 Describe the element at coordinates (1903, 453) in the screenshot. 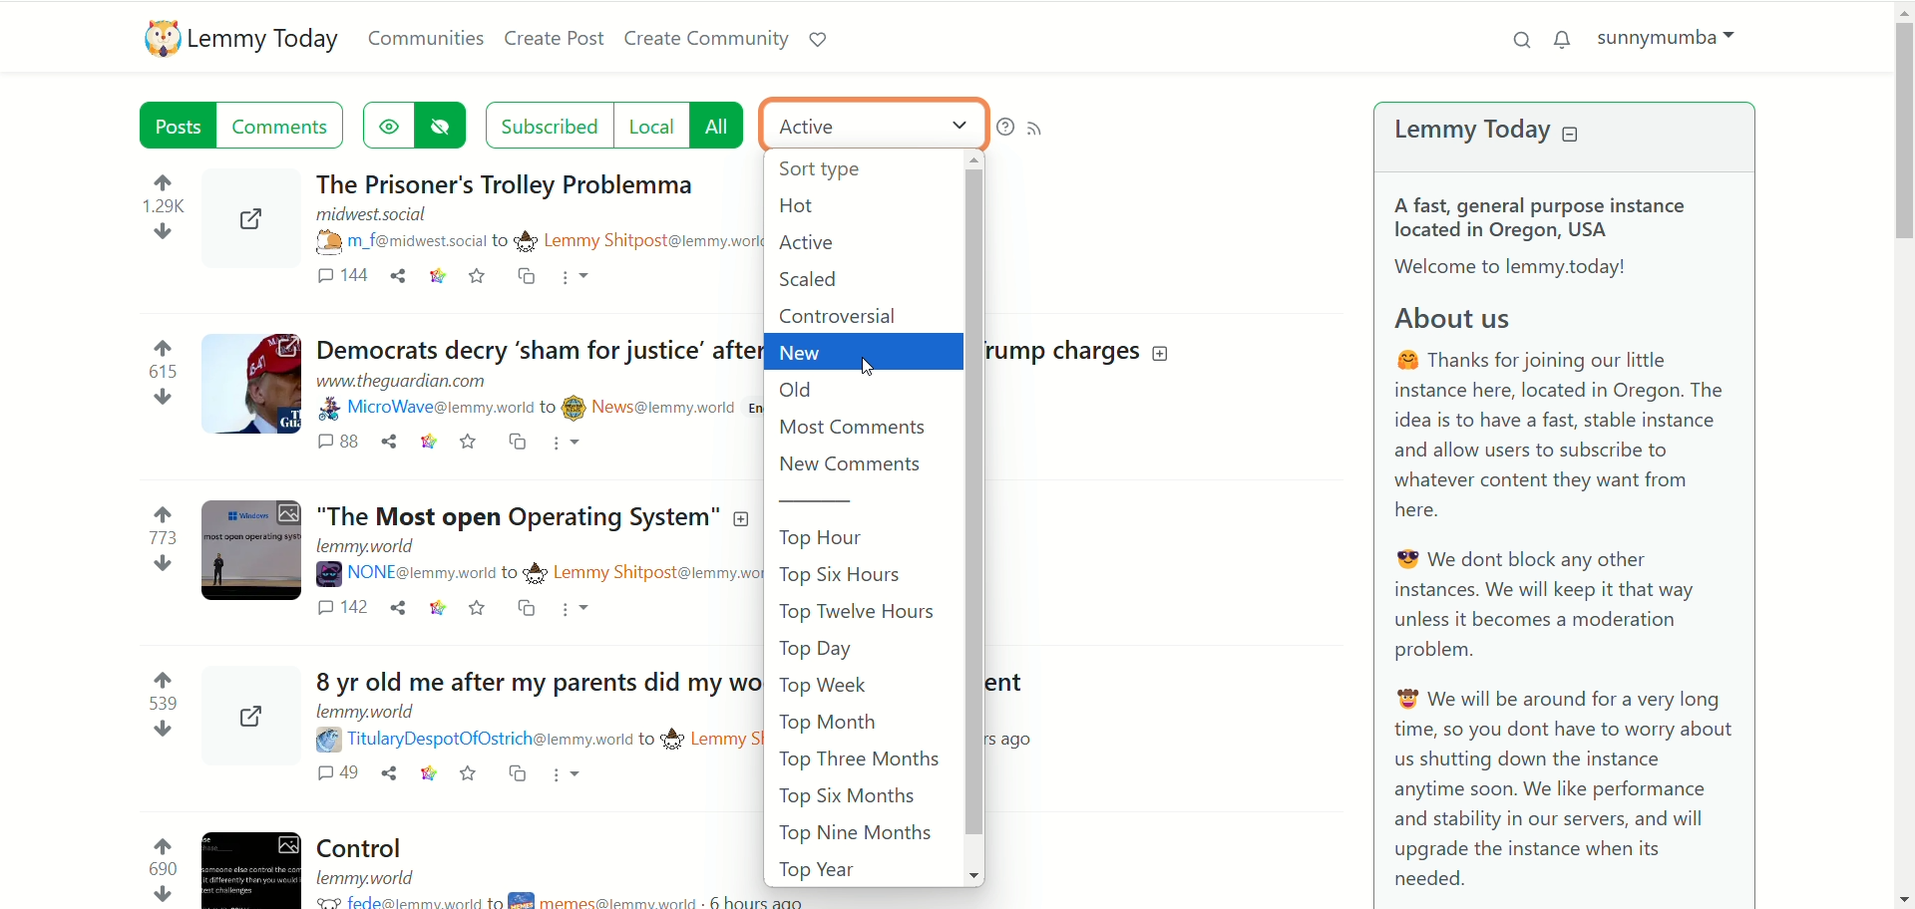

I see `vertical scroll bar` at that location.